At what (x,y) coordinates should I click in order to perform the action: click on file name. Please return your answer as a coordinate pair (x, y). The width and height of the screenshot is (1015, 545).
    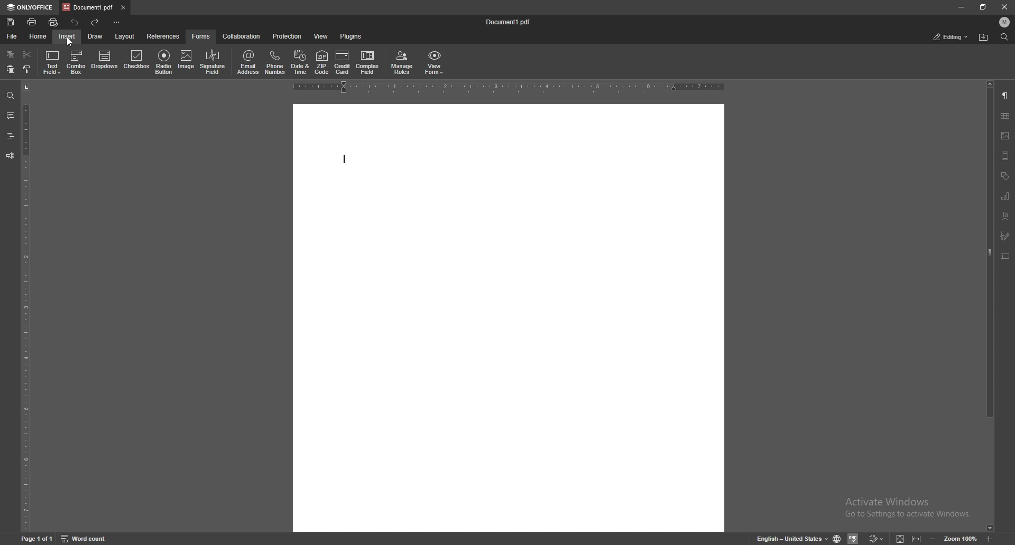
    Looking at the image, I should click on (510, 23).